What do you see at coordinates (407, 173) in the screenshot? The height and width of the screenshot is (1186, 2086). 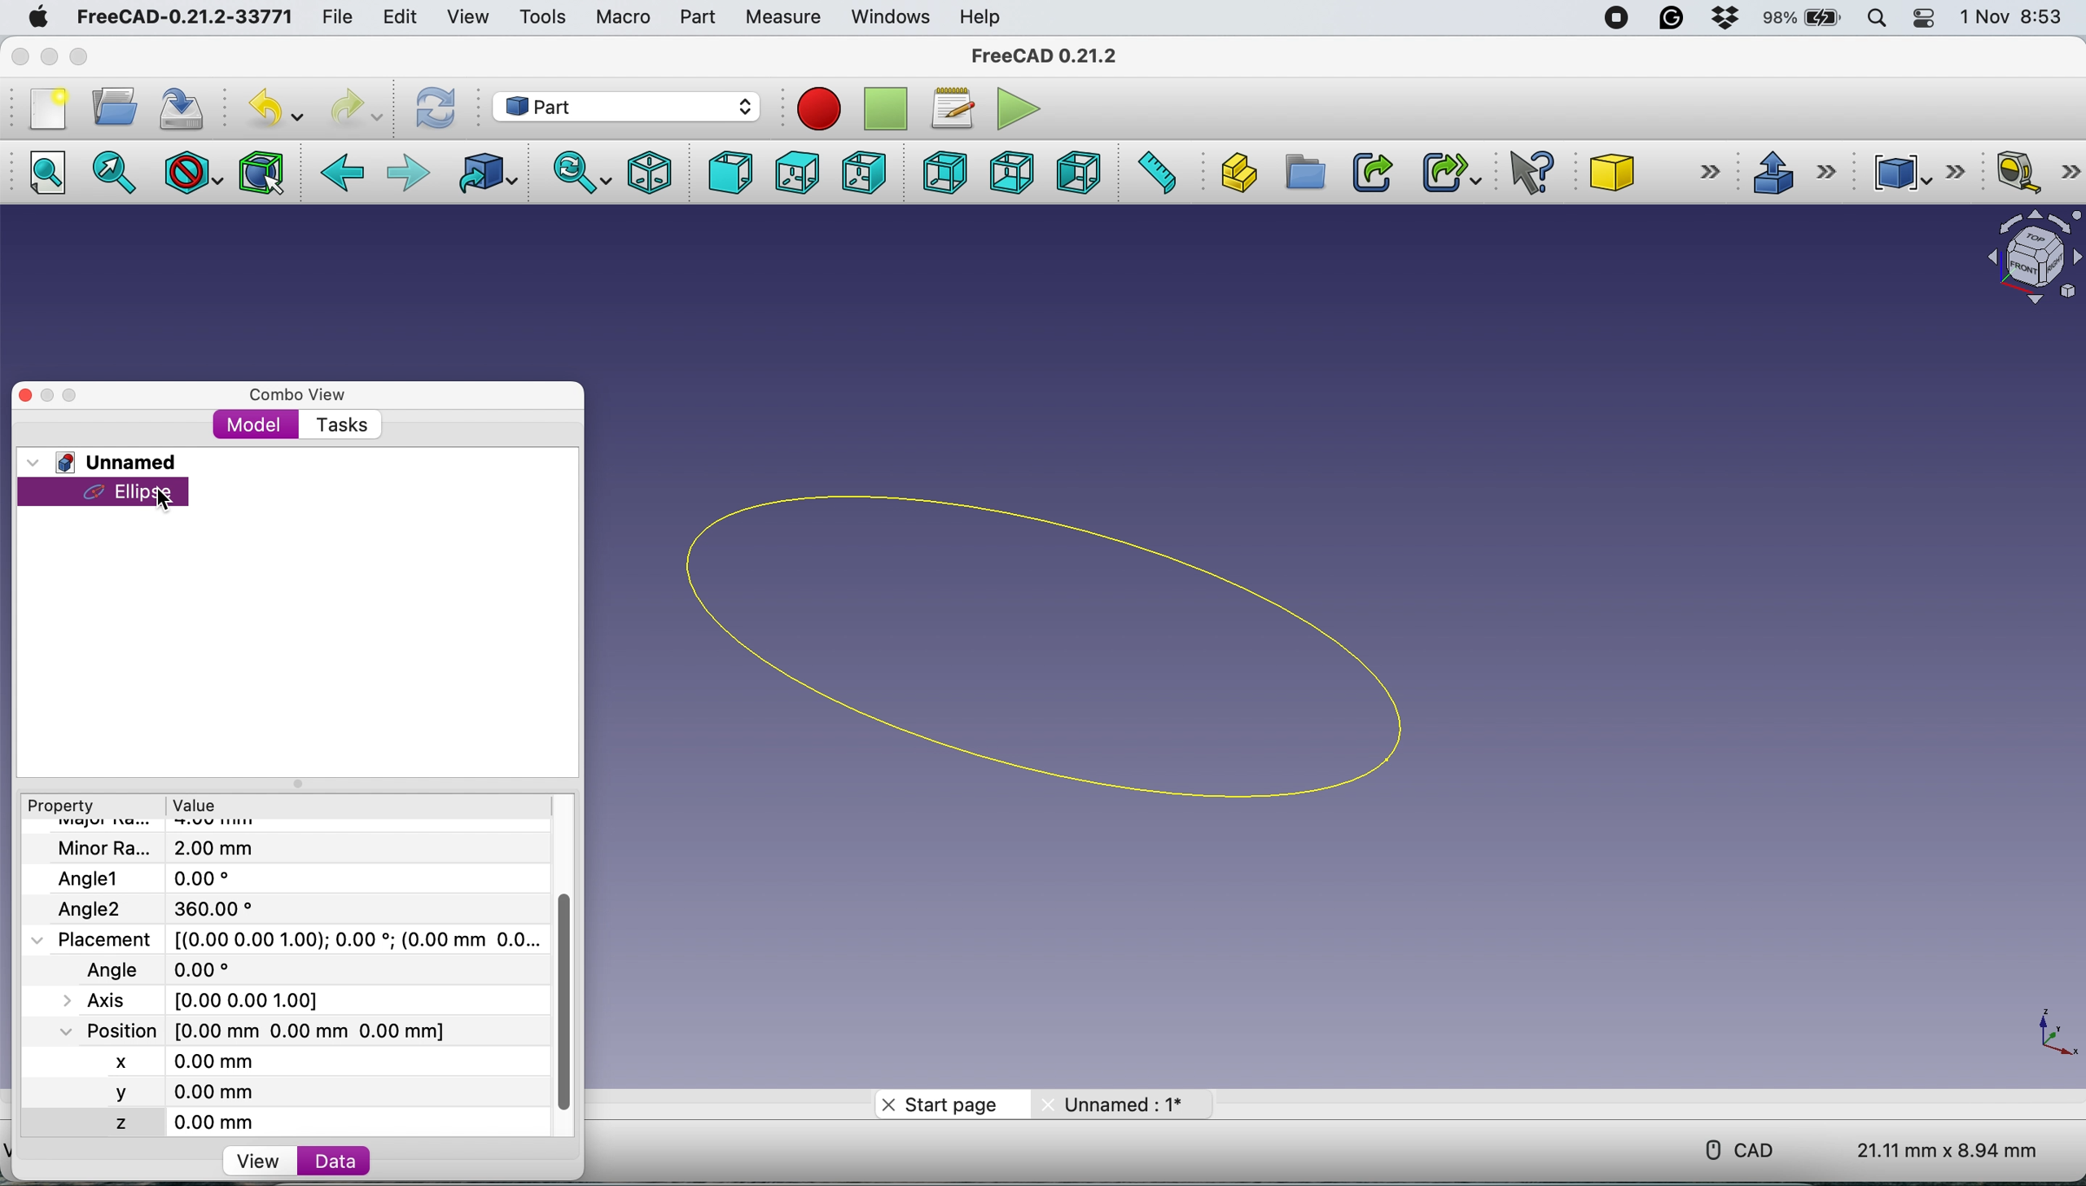 I see `foward` at bounding box center [407, 173].